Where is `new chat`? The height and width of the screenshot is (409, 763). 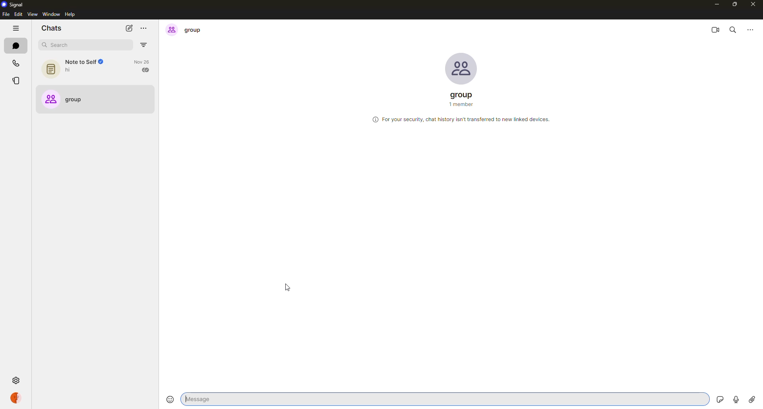
new chat is located at coordinates (129, 28).